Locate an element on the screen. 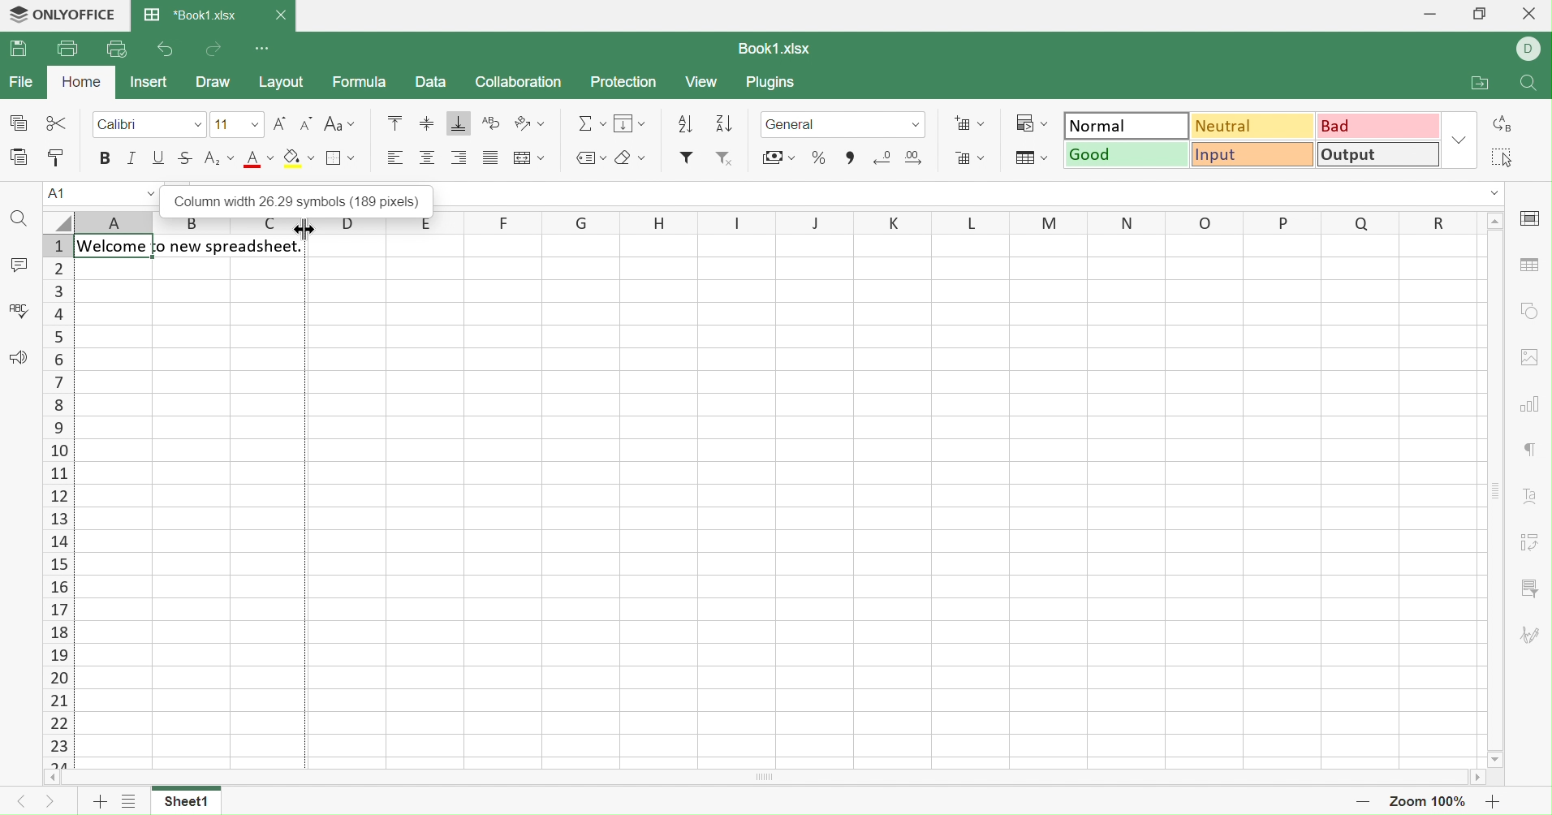 This screenshot has width=1552, height=815. Scroll Bar is located at coordinates (769, 778).